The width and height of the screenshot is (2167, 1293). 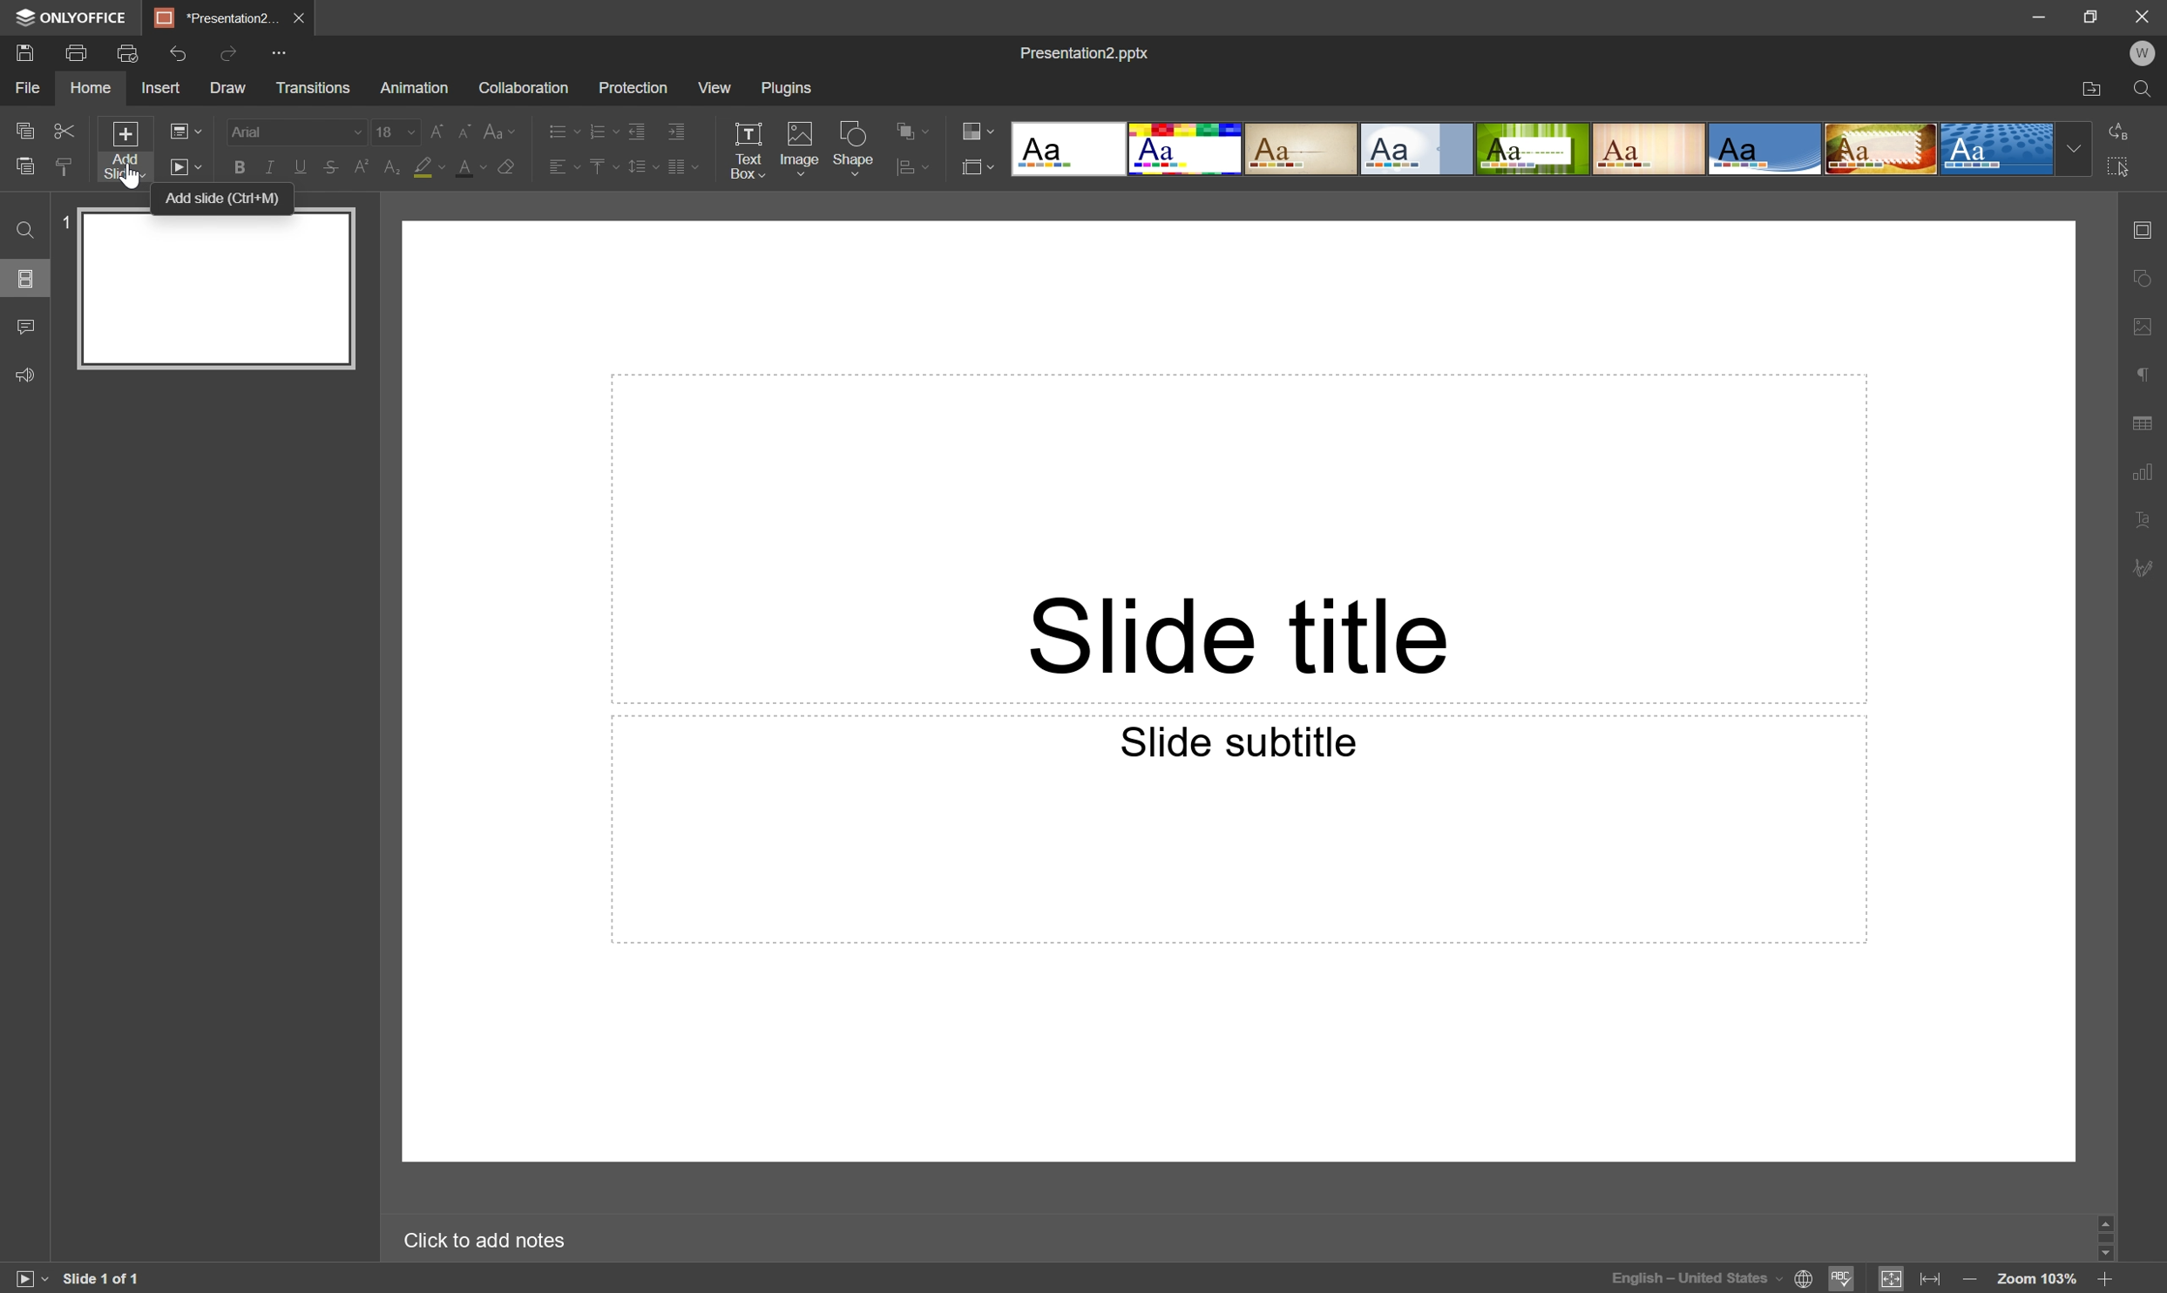 What do you see at coordinates (559, 127) in the screenshot?
I see `Bullets` at bounding box center [559, 127].